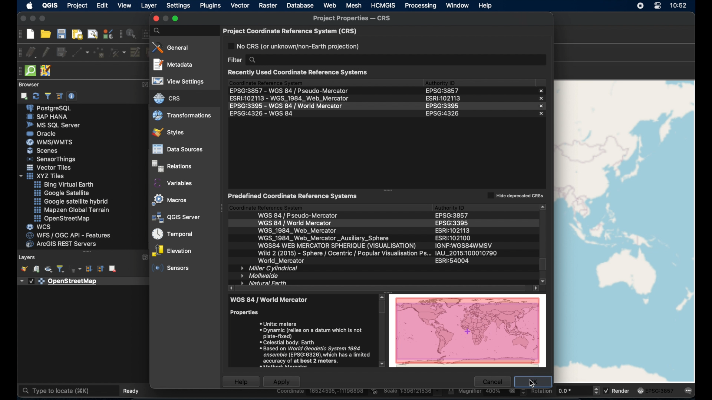 This screenshot has height=400, width=712. What do you see at coordinates (143, 84) in the screenshot?
I see `expand` at bounding box center [143, 84].